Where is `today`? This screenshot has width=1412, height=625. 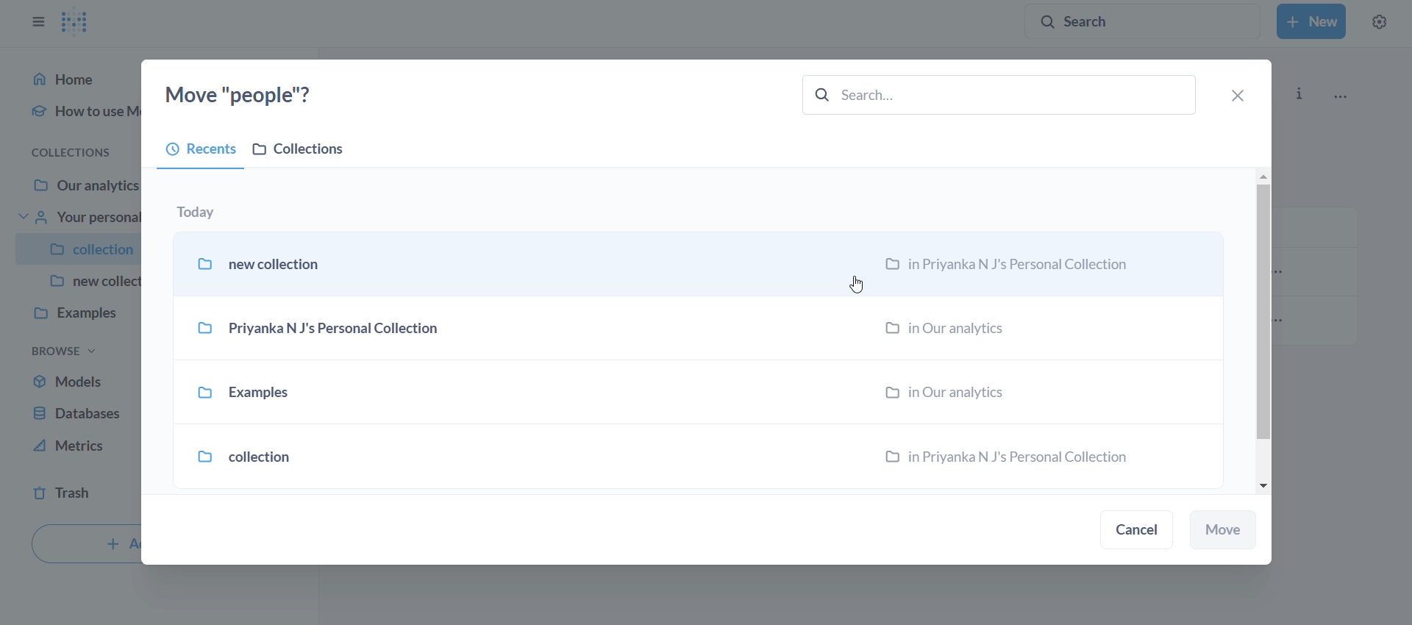
today is located at coordinates (206, 210).